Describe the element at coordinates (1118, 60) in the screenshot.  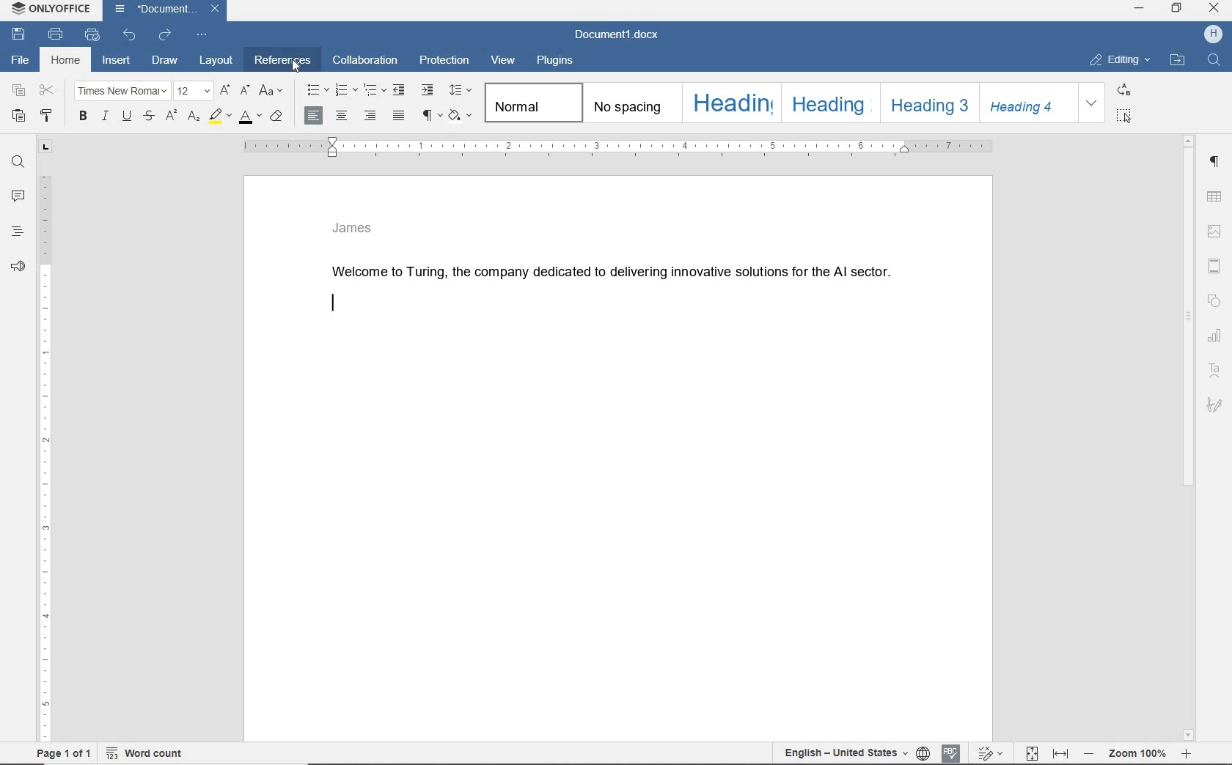
I see `EDITING` at that location.